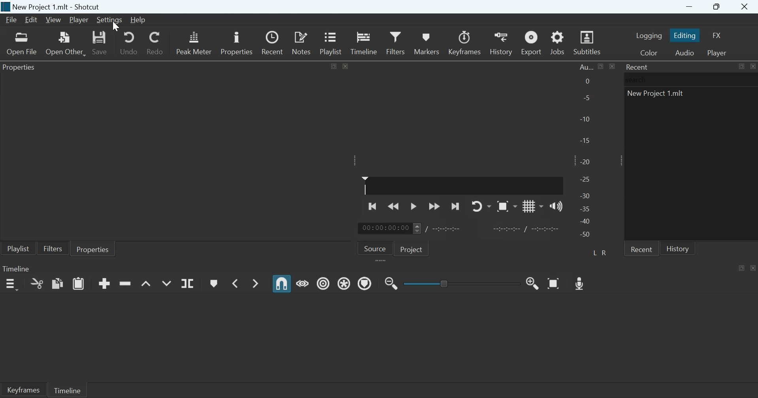 The height and width of the screenshot is (398, 758). What do you see at coordinates (166, 283) in the screenshot?
I see `Overwrite` at bounding box center [166, 283].